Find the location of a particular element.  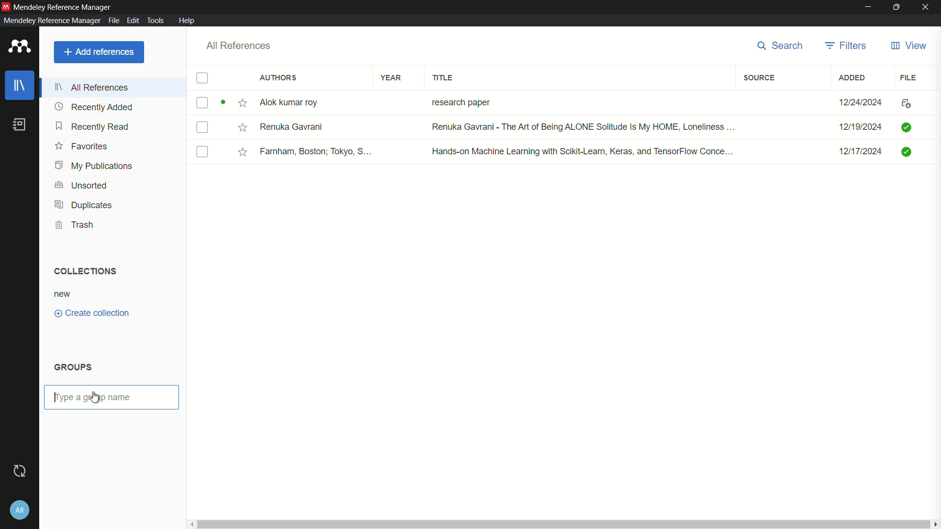

filters is located at coordinates (846, 45).